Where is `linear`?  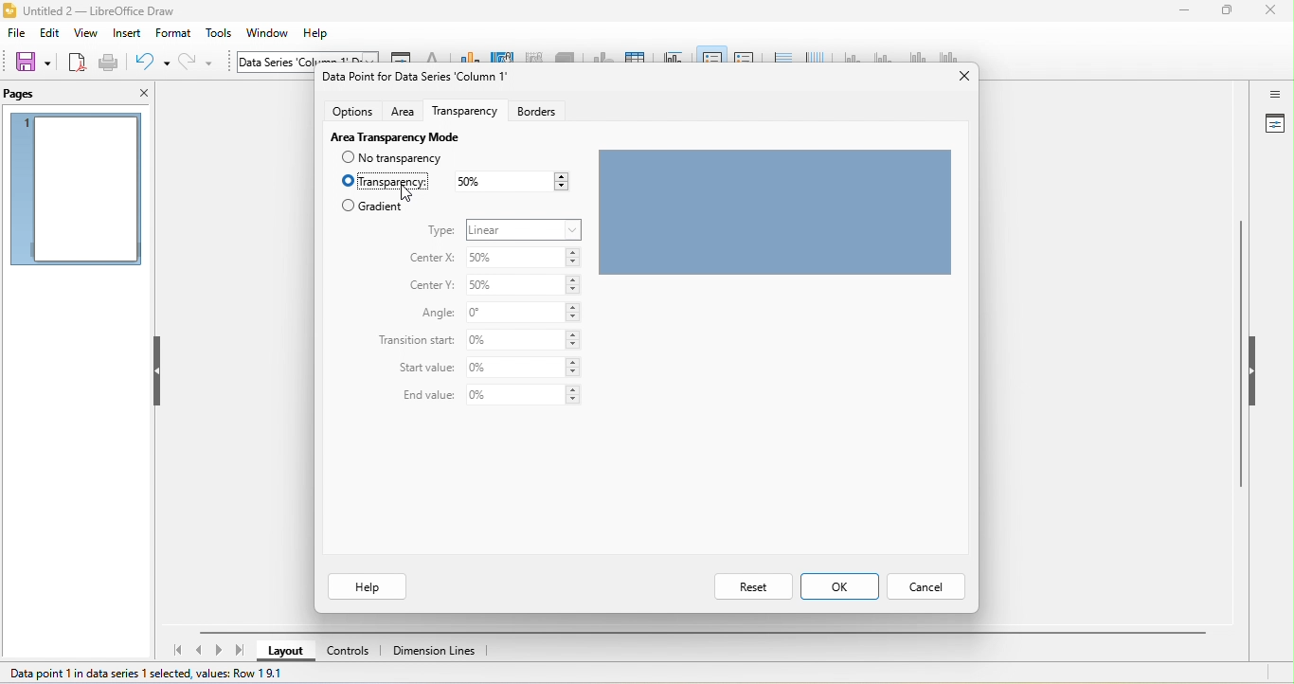
linear is located at coordinates (523, 228).